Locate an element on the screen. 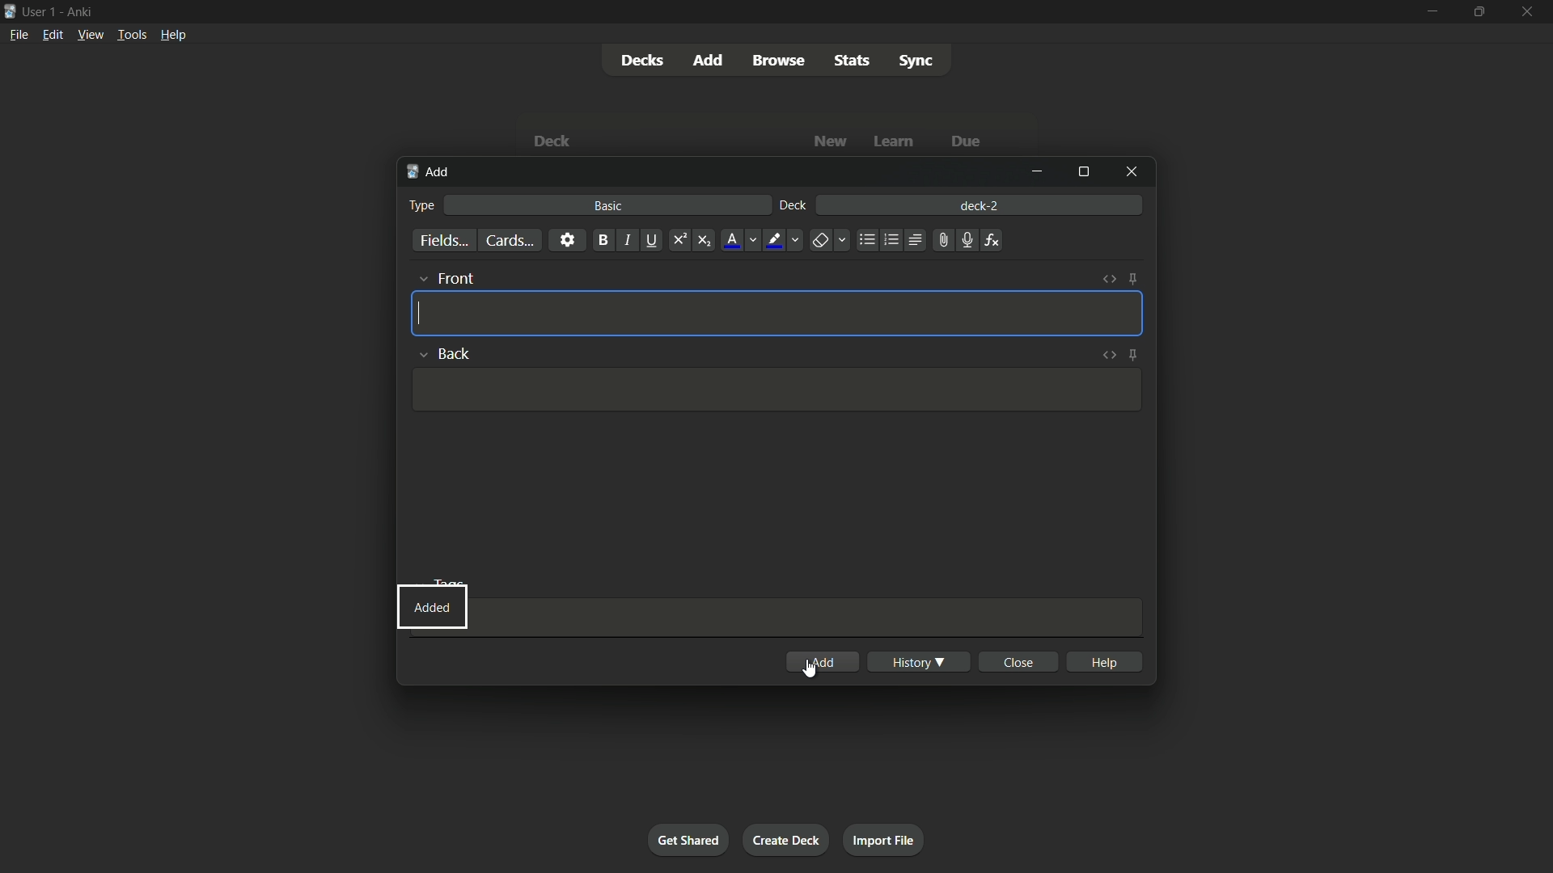 Image resolution: width=1553 pixels, height=873 pixels. toggle sticky is located at coordinates (1133, 354).